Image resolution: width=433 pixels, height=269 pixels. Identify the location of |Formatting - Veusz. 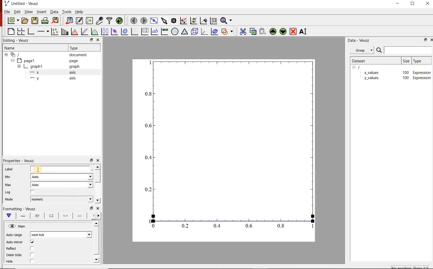
(22, 209).